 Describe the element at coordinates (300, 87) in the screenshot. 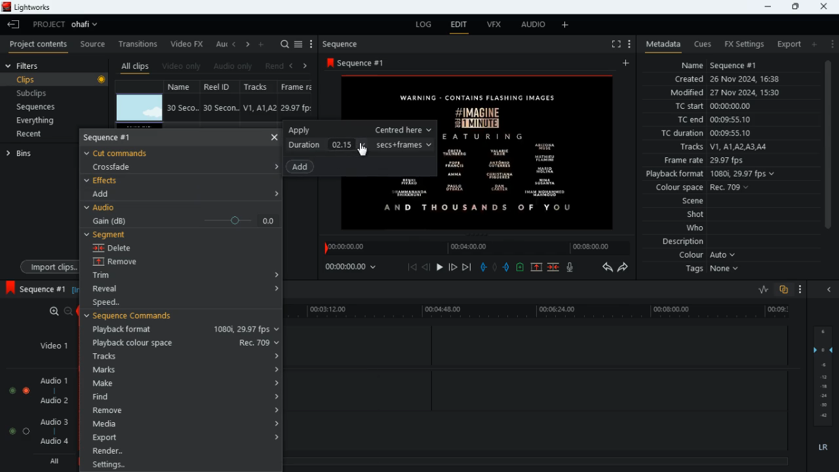

I see `fps` at that location.